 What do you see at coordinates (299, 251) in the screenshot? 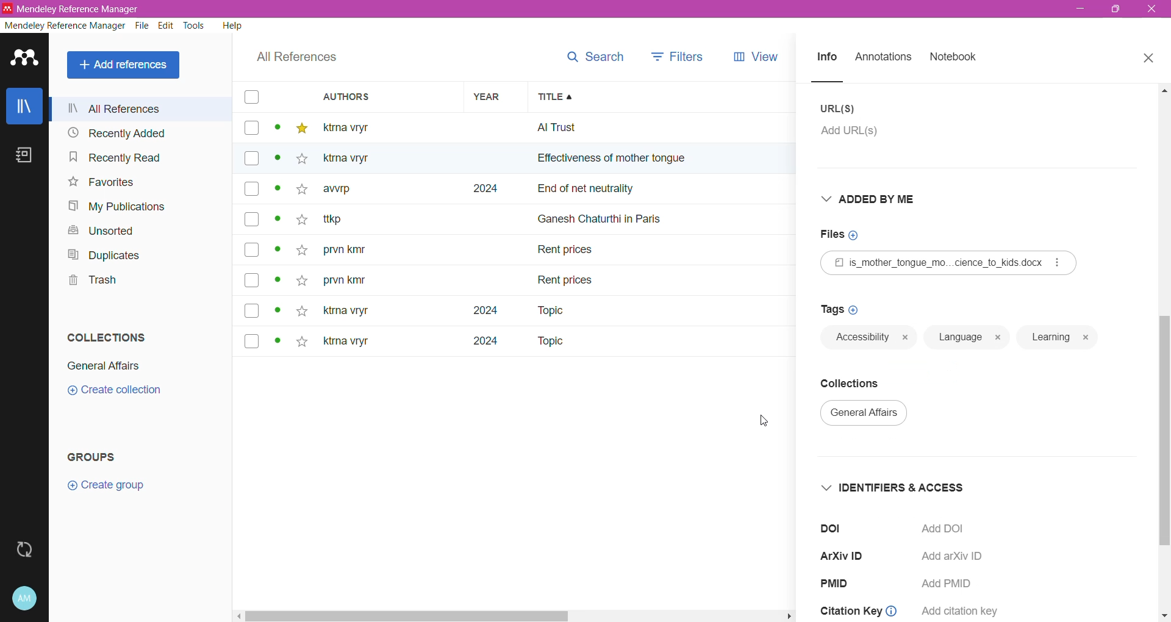
I see `star` at bounding box center [299, 251].